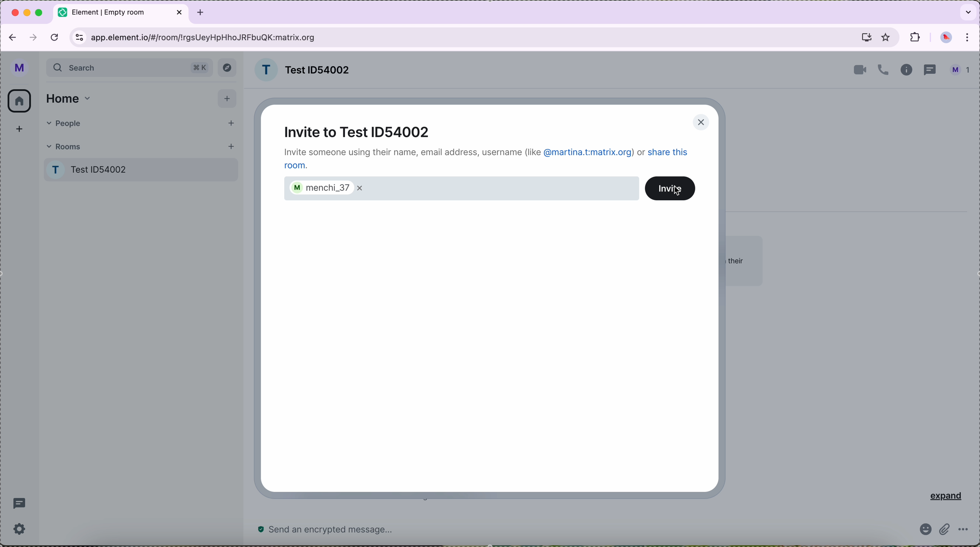  I want to click on call, so click(883, 71).